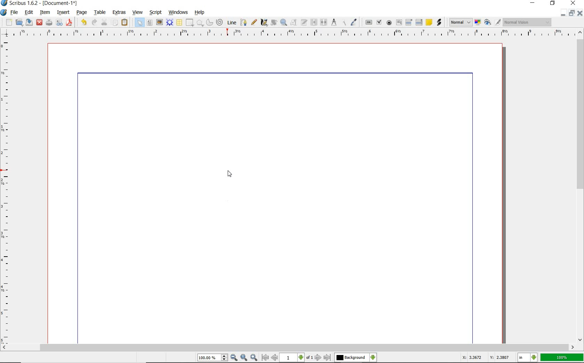 The height and width of the screenshot is (363, 584). Describe the element at coordinates (561, 13) in the screenshot. I see `Restore Down` at that location.